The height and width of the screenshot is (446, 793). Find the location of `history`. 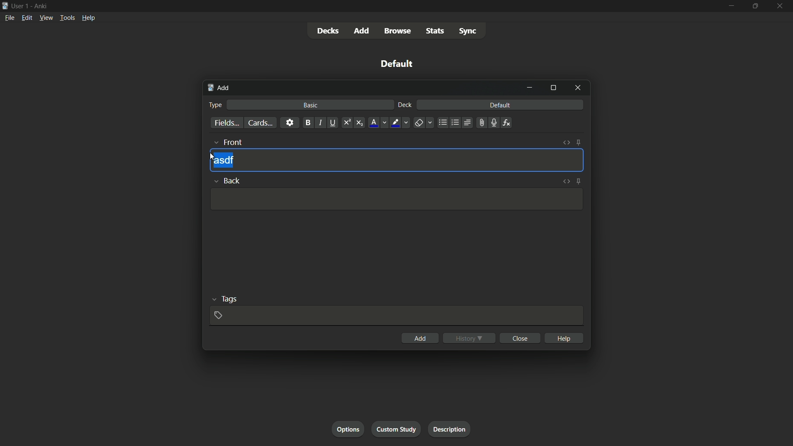

history is located at coordinates (470, 338).